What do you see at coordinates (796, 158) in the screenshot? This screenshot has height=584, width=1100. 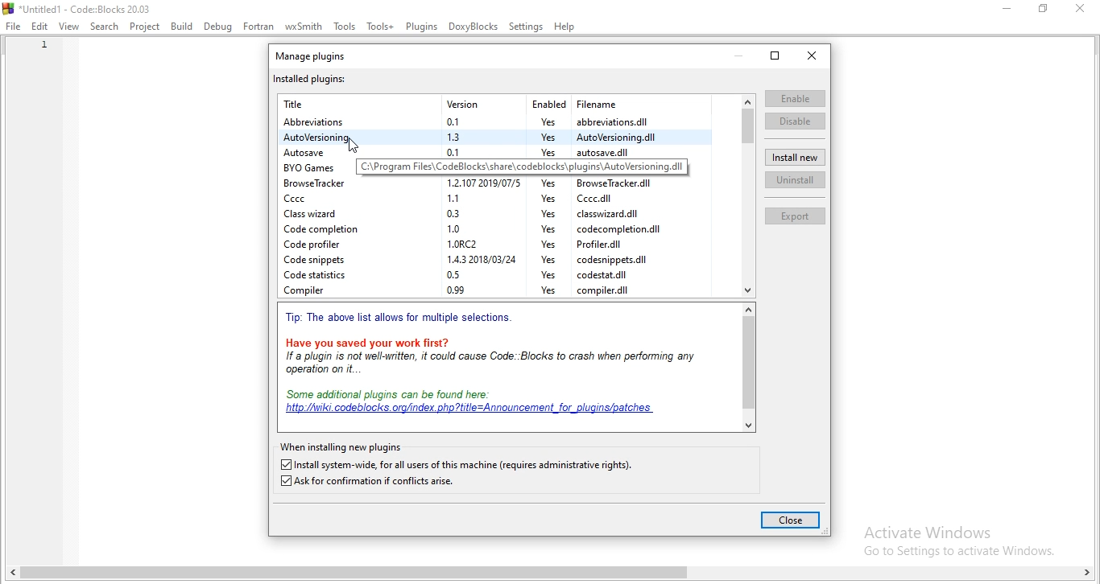 I see `install new` at bounding box center [796, 158].